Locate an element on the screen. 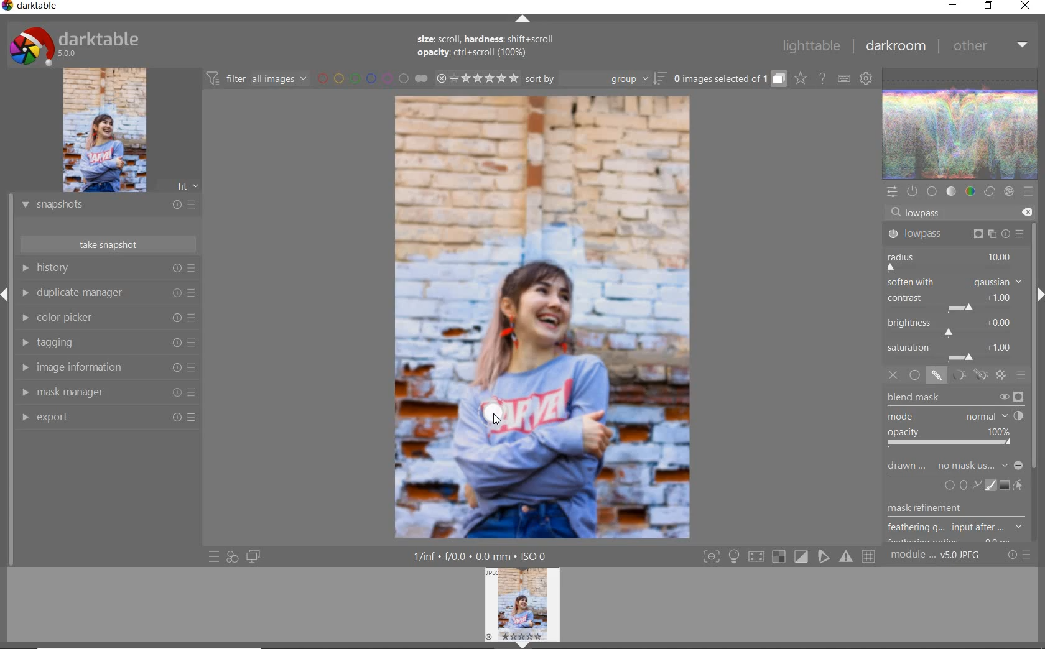 The image size is (1045, 649). lighttable is located at coordinates (809, 48).